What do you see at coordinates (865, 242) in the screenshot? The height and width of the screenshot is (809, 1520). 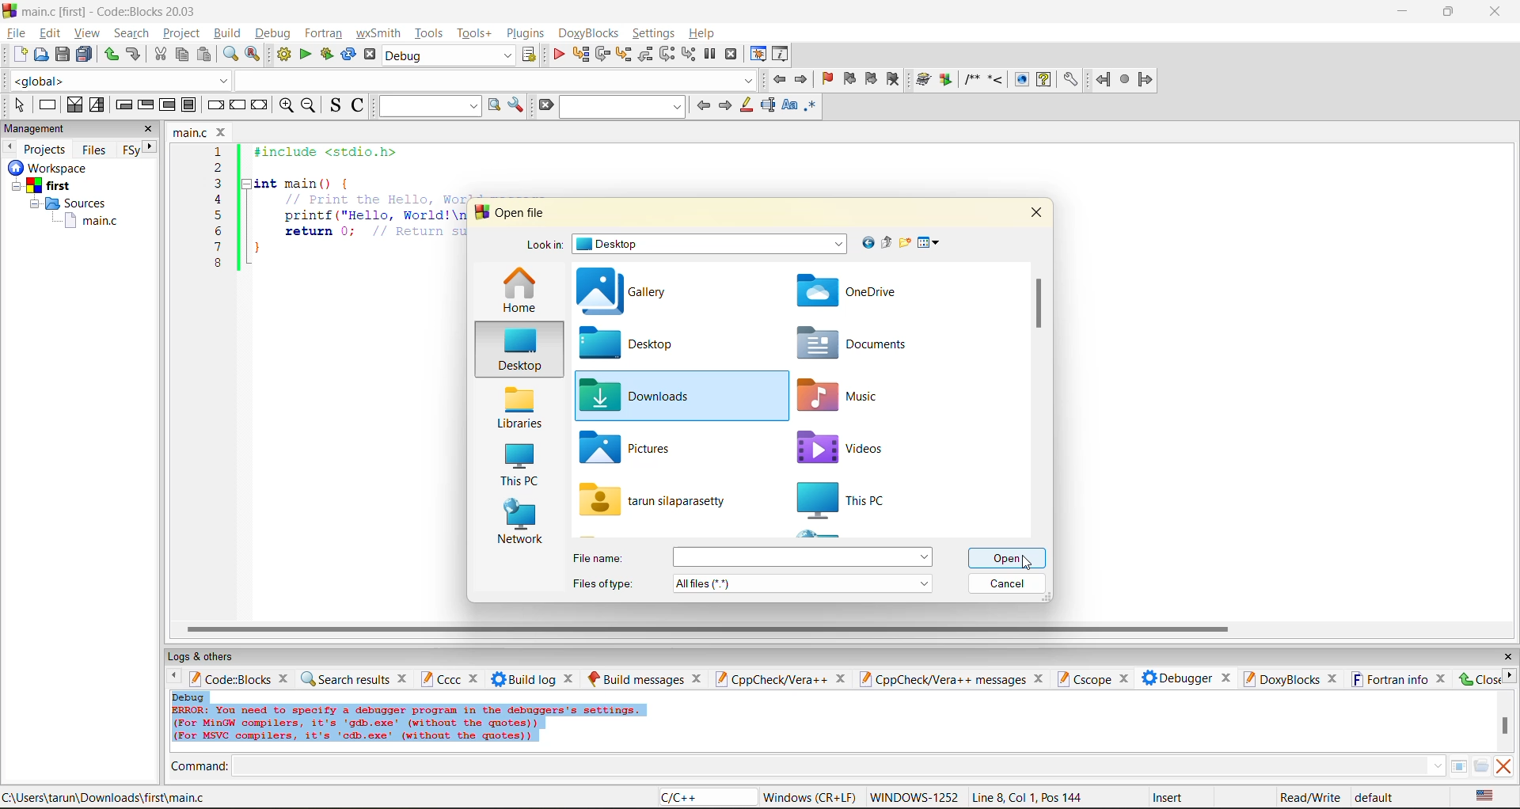 I see `go to last` at bounding box center [865, 242].